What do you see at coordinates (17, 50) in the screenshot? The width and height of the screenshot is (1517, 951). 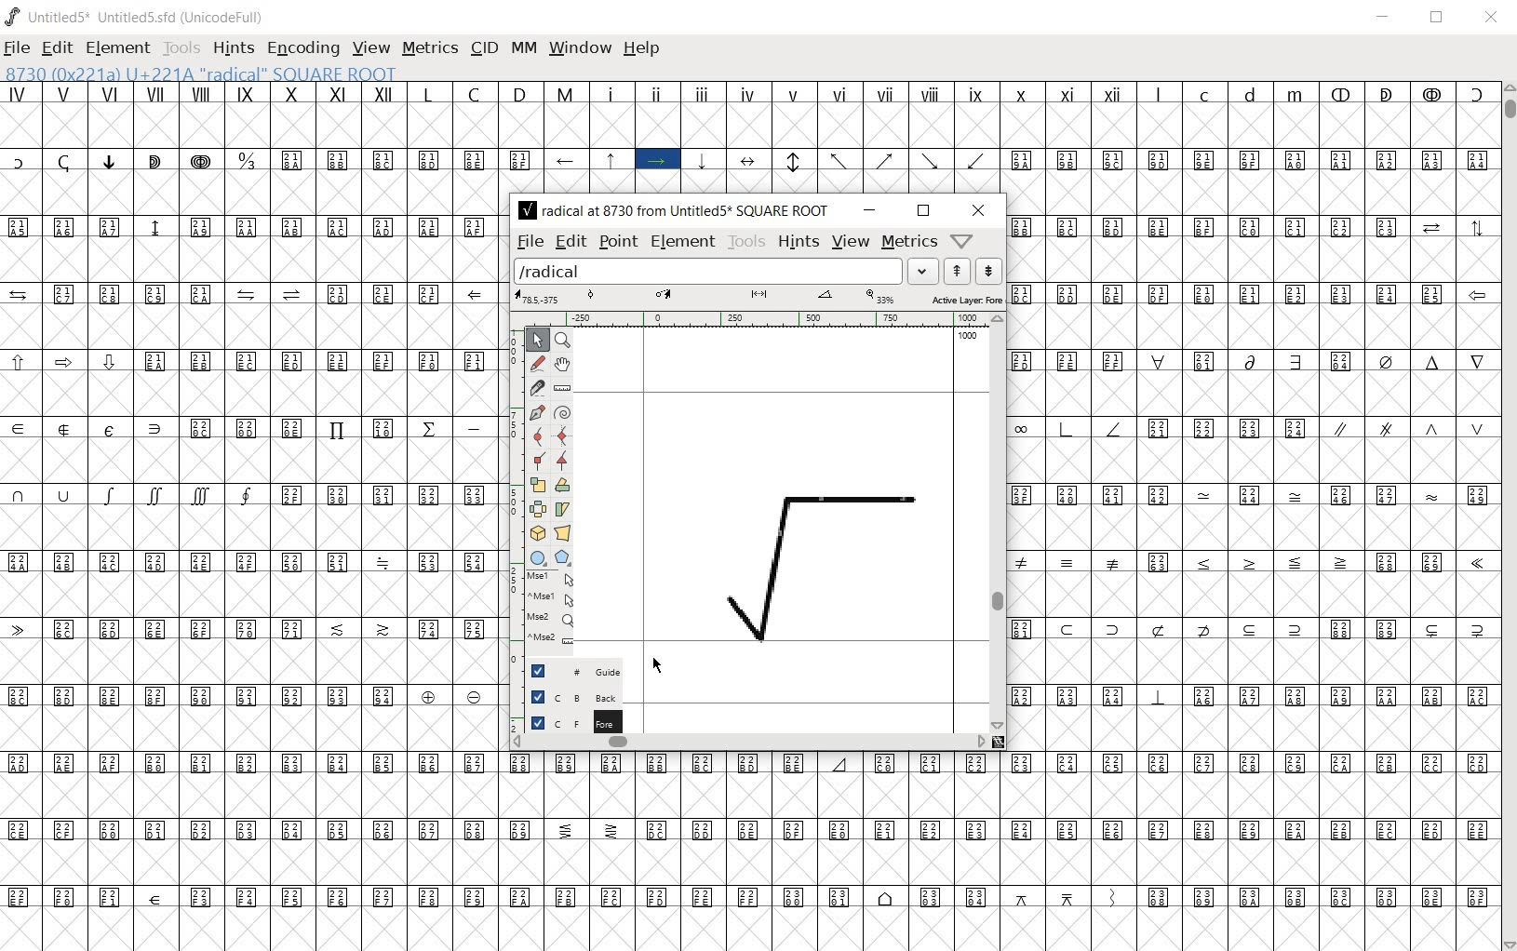 I see `FILE` at bounding box center [17, 50].